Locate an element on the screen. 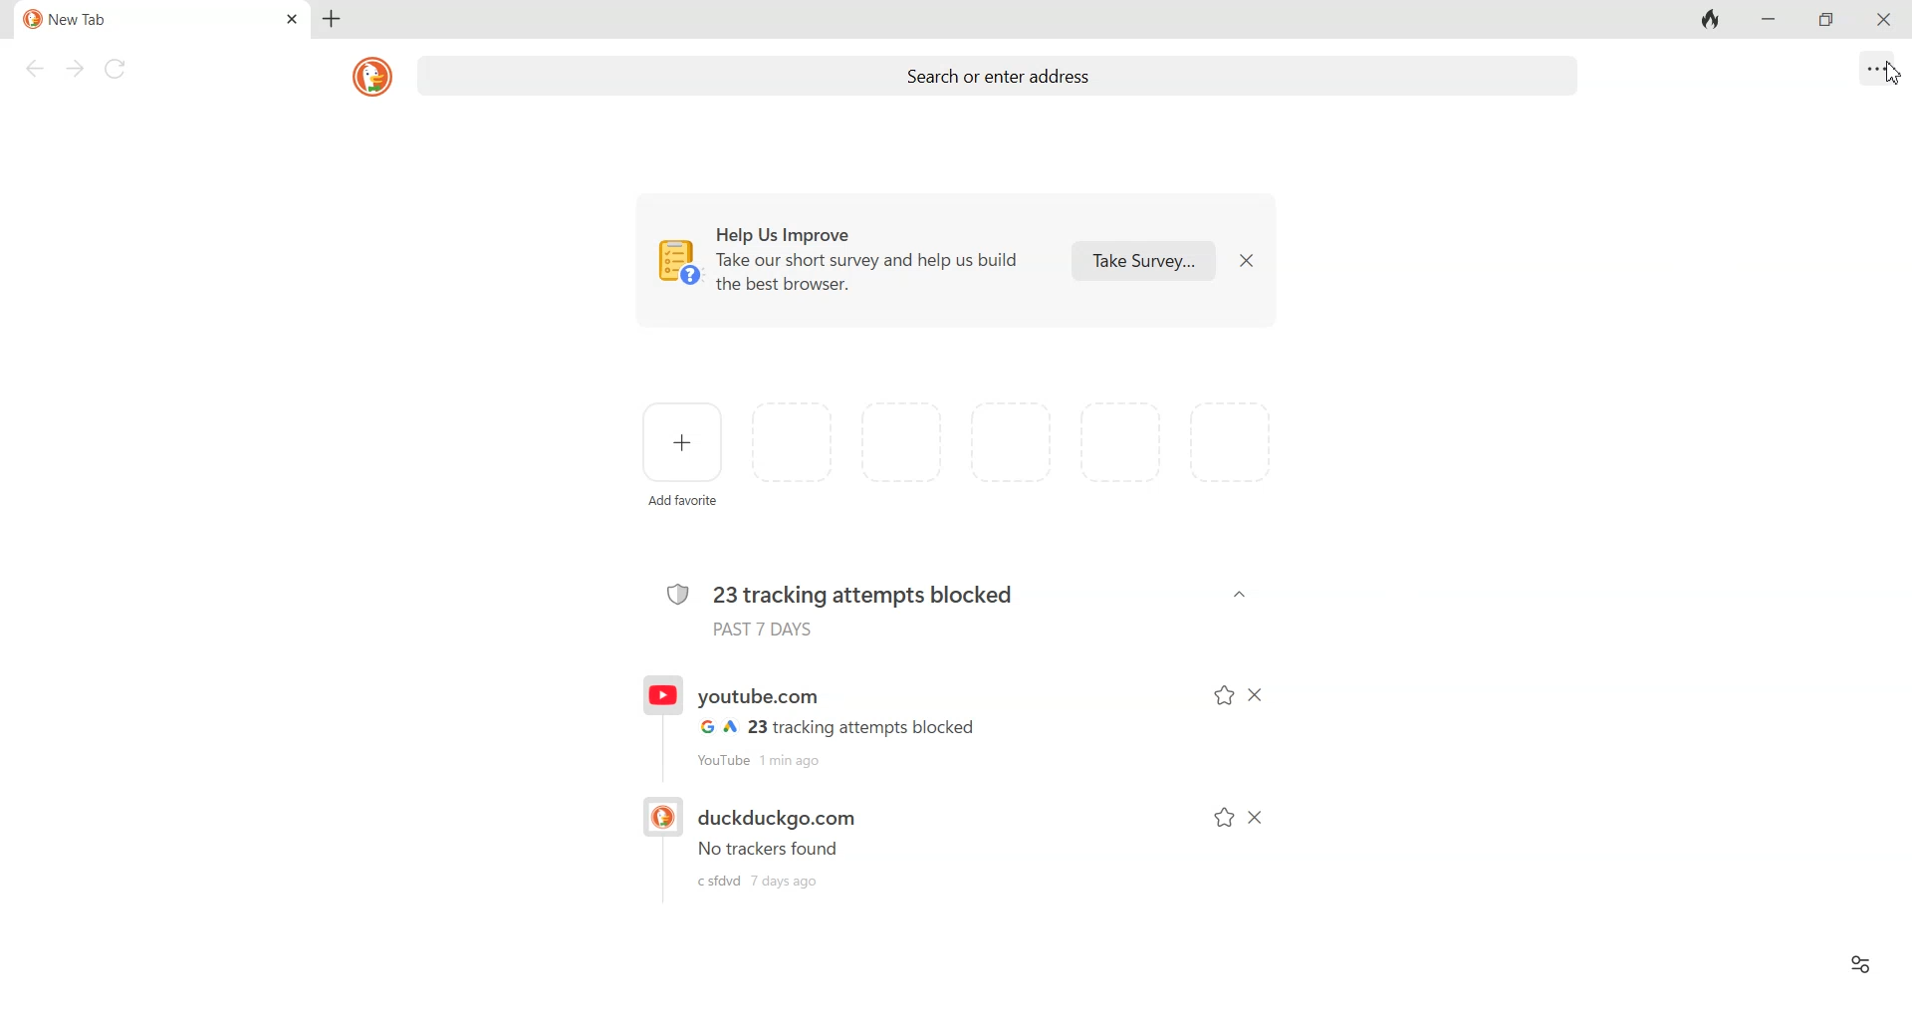  add favorite is located at coordinates (687, 504).